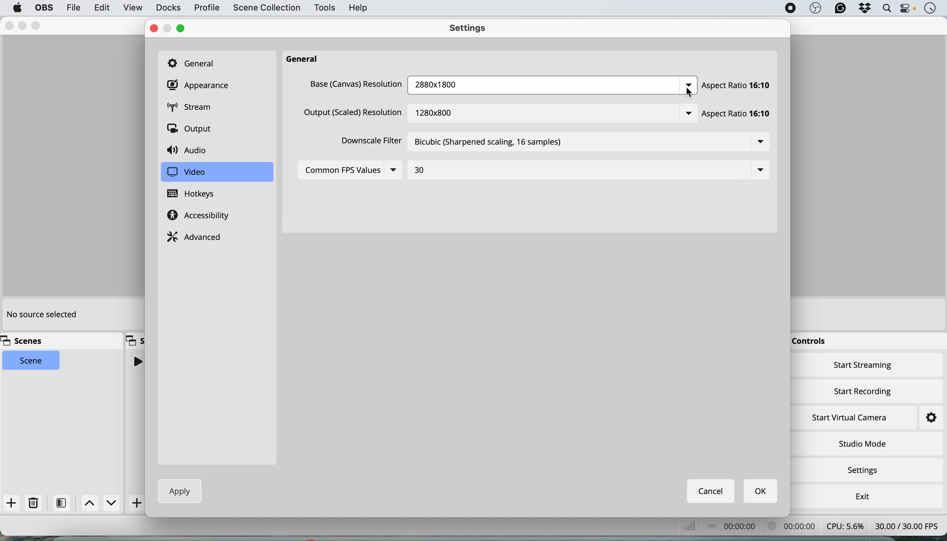 The width and height of the screenshot is (947, 541). What do you see at coordinates (206, 8) in the screenshot?
I see `profile` at bounding box center [206, 8].